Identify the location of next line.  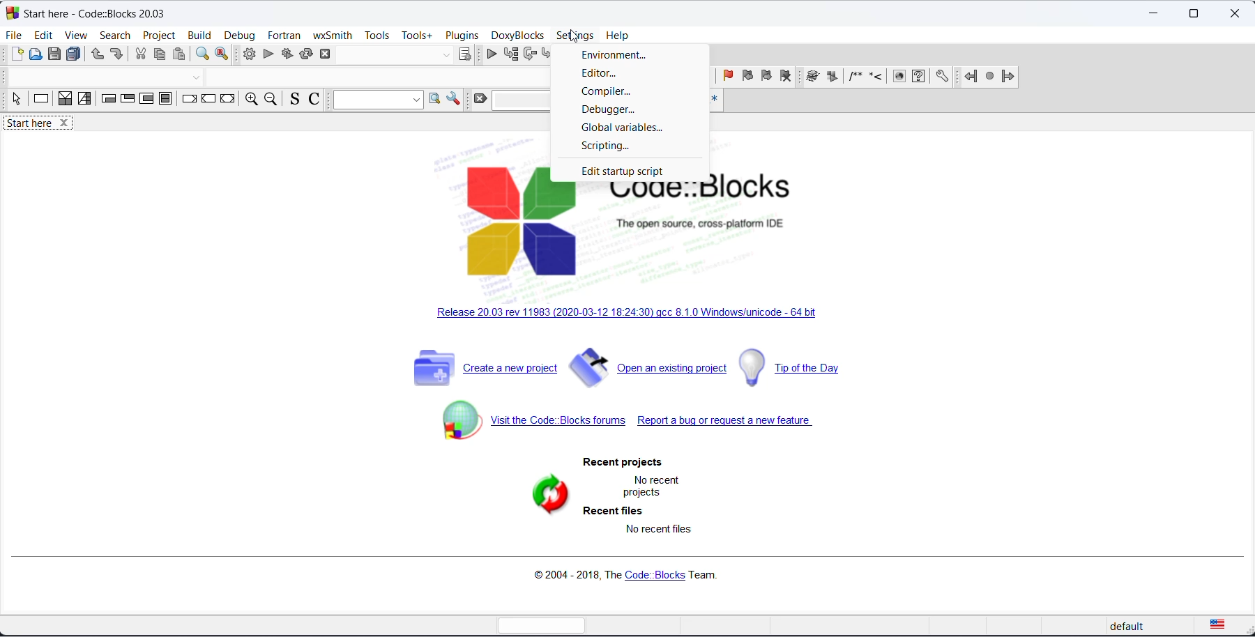
(529, 54).